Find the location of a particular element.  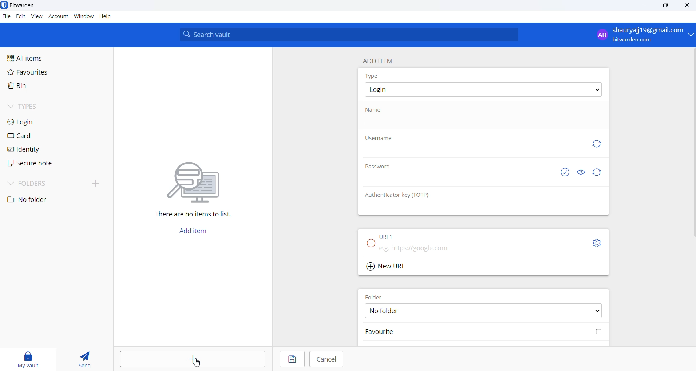

Password text box is located at coordinates (457, 182).